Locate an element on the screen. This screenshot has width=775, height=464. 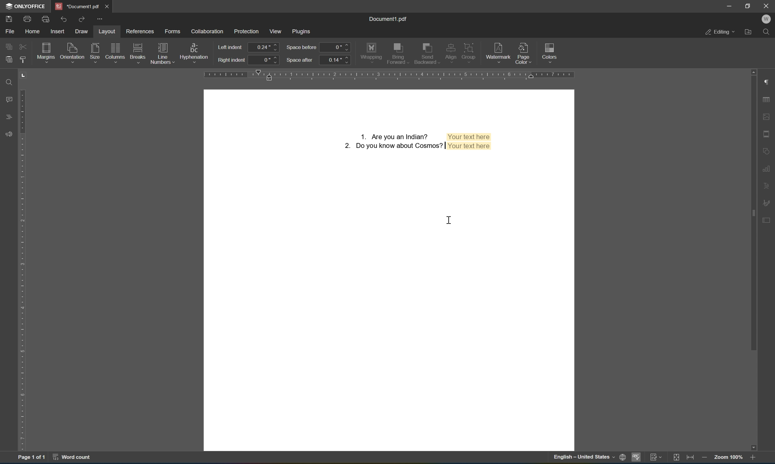
breaks is located at coordinates (138, 53).